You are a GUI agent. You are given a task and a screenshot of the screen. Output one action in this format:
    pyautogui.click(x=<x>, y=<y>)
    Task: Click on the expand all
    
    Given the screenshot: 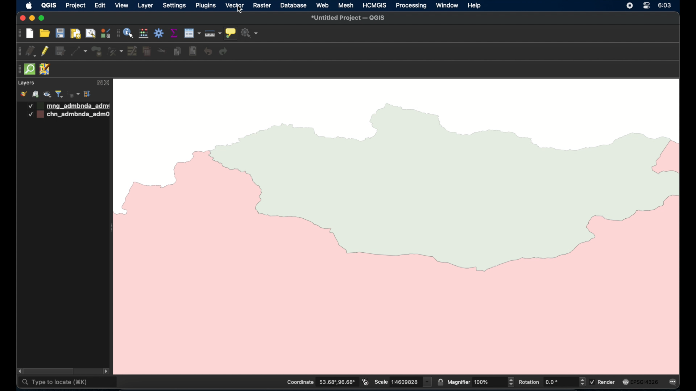 What is the action you would take?
    pyautogui.click(x=88, y=94)
    